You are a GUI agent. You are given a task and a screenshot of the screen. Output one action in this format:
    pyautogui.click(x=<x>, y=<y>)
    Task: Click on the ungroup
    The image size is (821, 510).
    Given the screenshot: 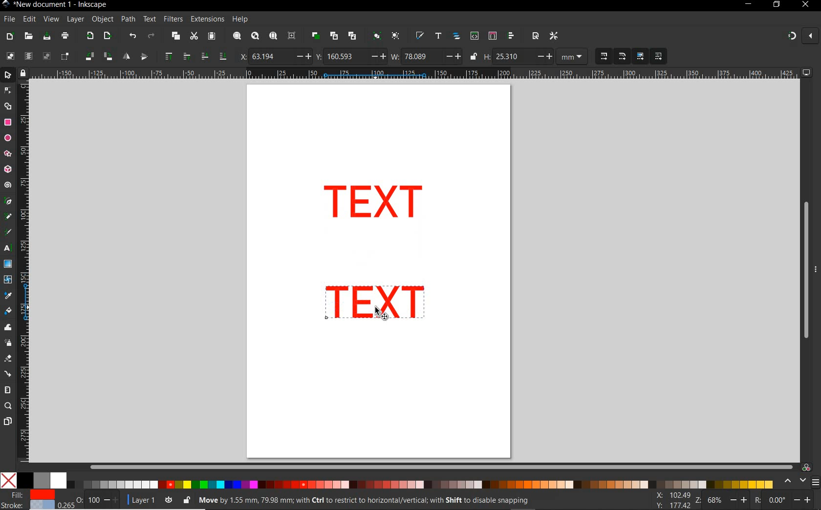 What is the action you would take?
    pyautogui.click(x=395, y=37)
    